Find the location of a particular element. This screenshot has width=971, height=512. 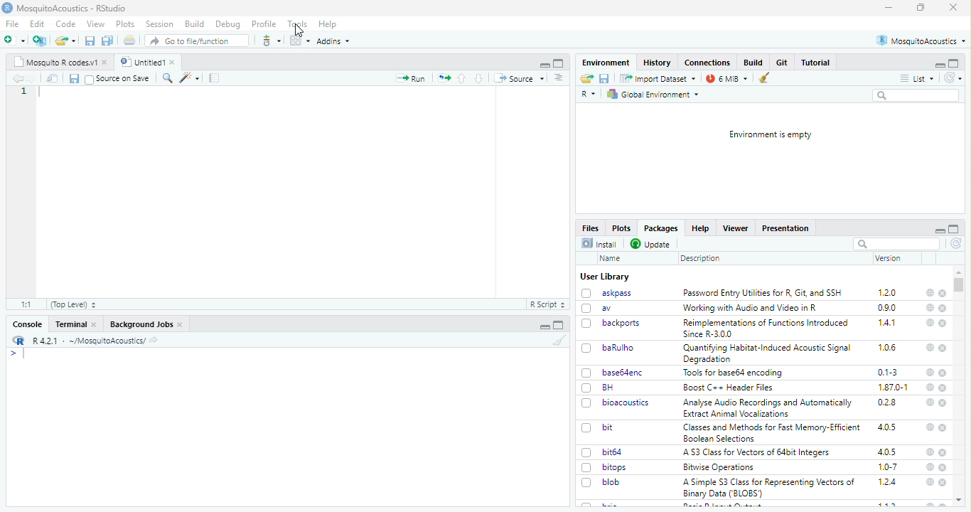

backward is located at coordinates (17, 78).